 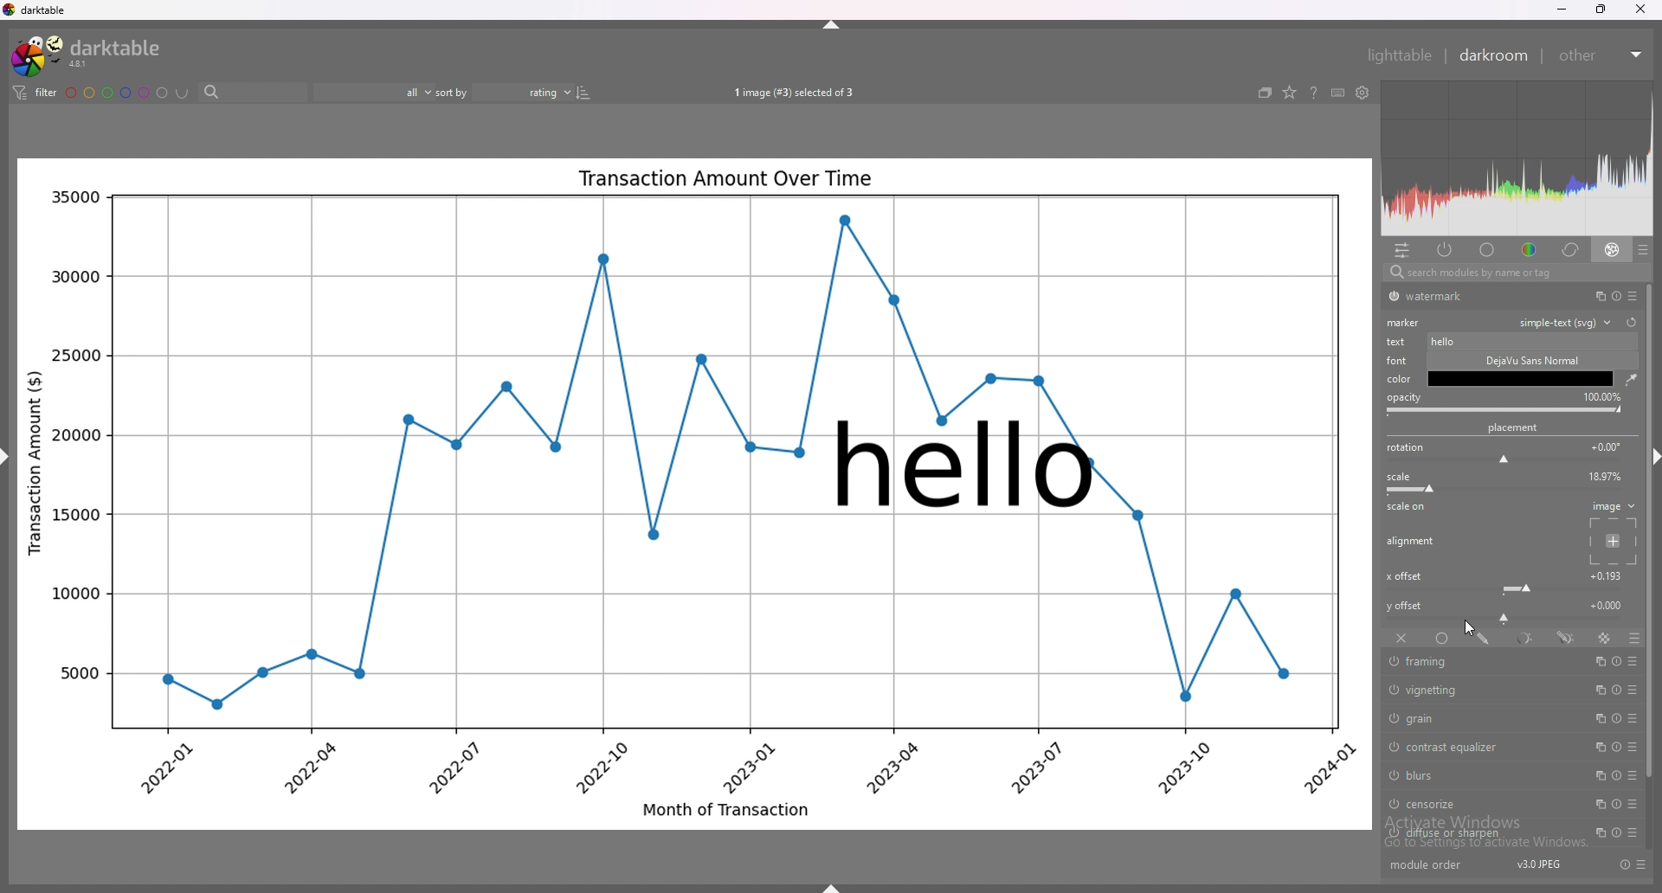 I want to click on other, so click(x=1603, y=55).